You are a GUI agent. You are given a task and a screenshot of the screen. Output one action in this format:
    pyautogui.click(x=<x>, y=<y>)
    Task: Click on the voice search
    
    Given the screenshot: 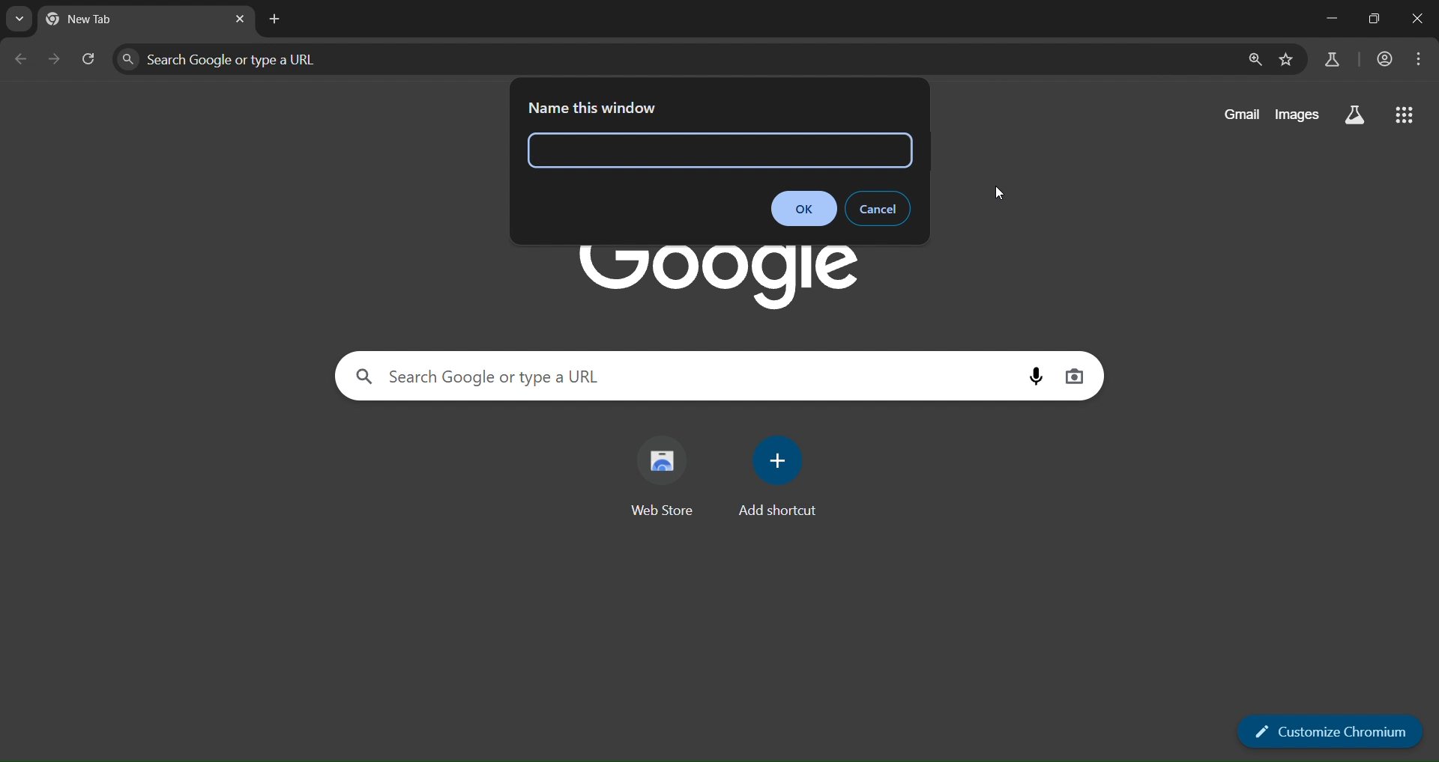 What is the action you would take?
    pyautogui.click(x=1034, y=374)
    